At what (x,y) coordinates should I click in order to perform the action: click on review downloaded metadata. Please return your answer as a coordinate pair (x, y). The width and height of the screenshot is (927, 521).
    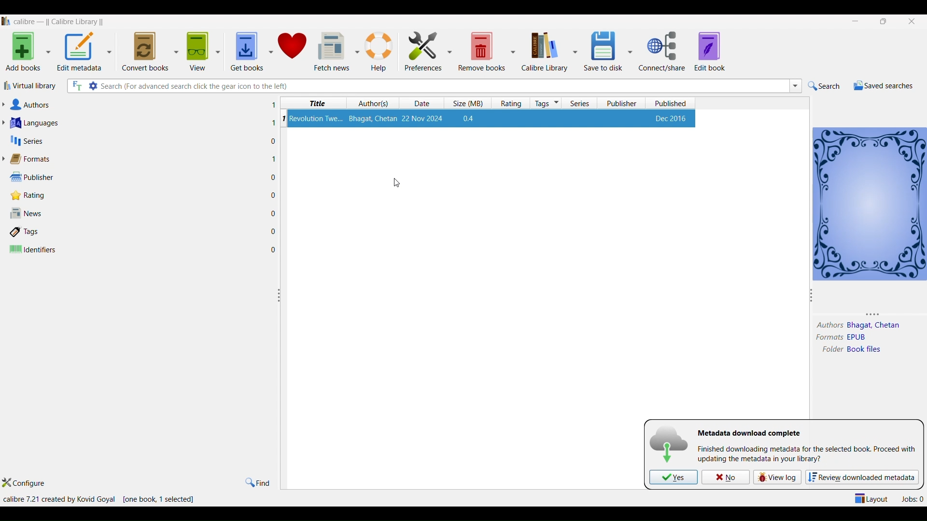
    Looking at the image, I should click on (864, 477).